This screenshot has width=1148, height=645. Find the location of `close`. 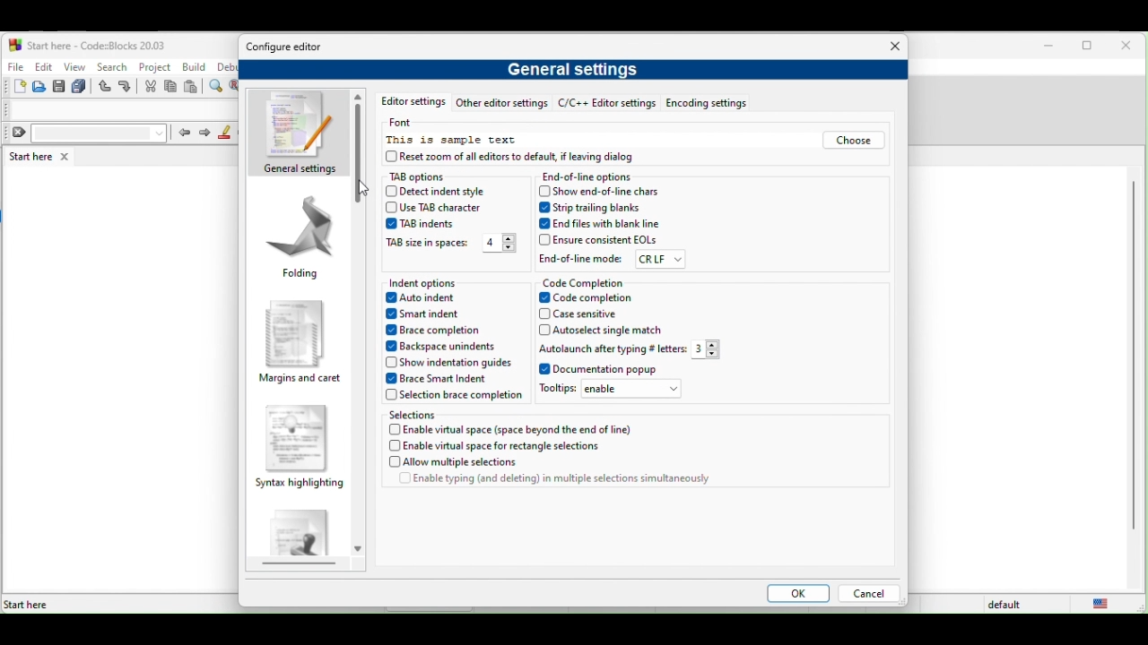

close is located at coordinates (891, 47).